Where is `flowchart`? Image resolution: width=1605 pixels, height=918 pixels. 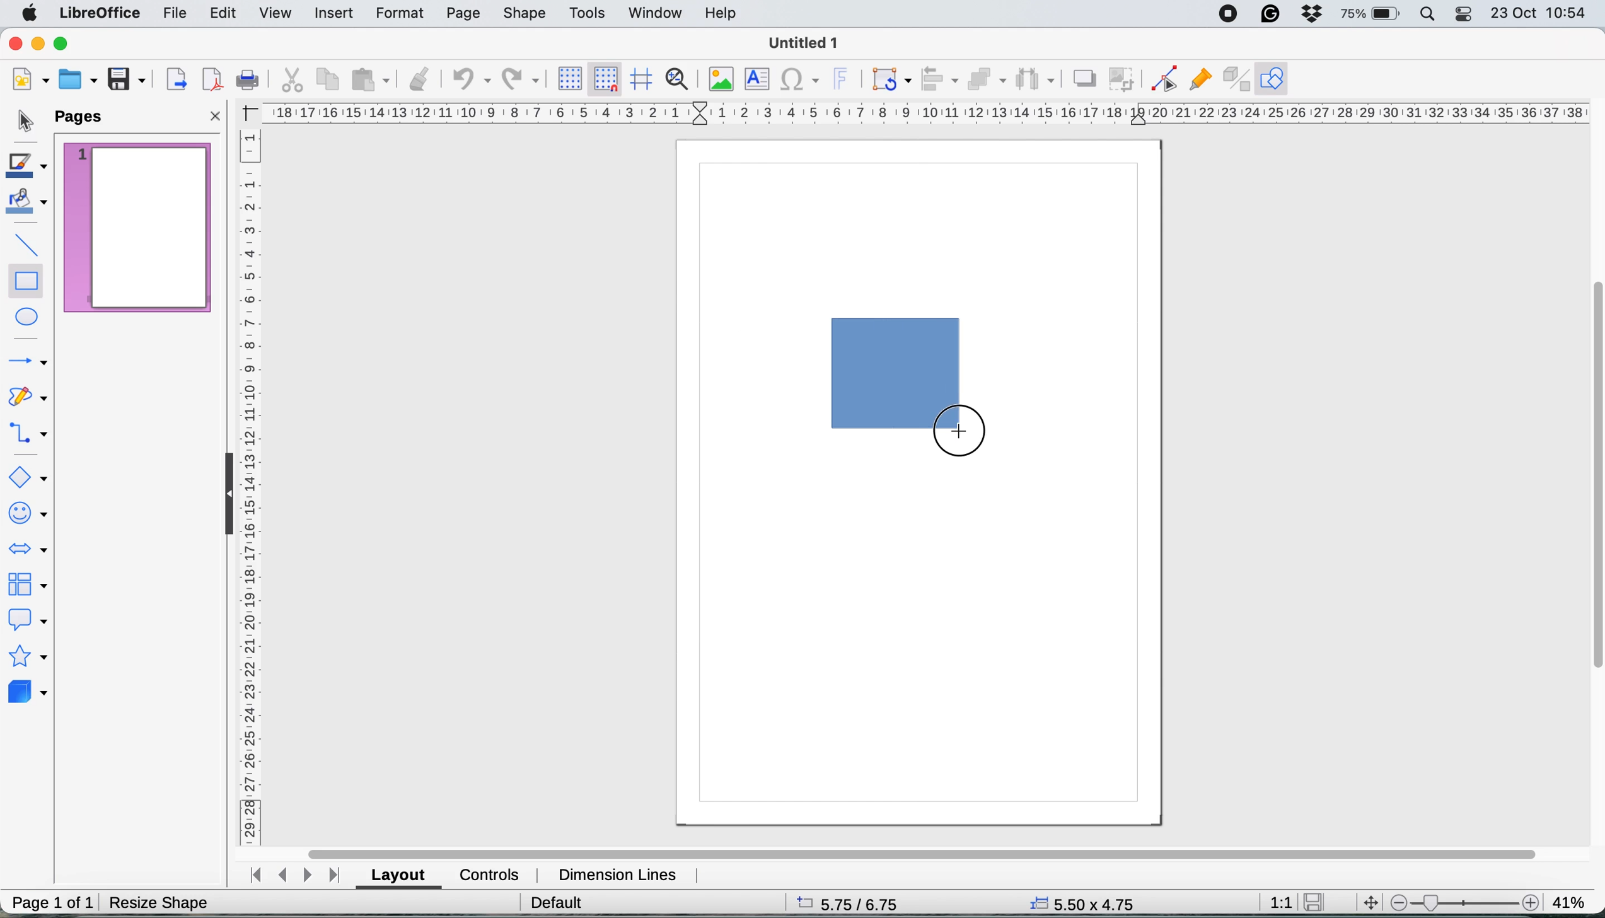
flowchart is located at coordinates (28, 584).